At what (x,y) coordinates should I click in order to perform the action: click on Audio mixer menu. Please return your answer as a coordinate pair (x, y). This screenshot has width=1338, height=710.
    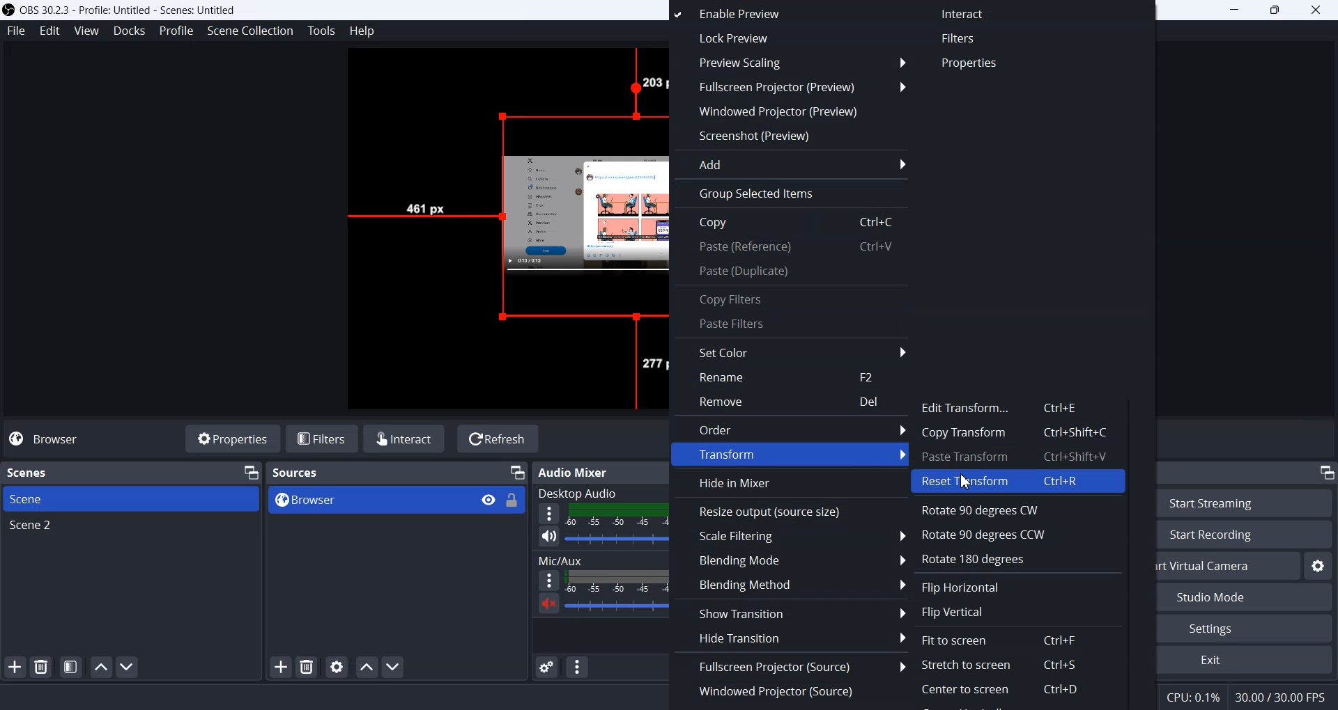
    Looking at the image, I should click on (576, 667).